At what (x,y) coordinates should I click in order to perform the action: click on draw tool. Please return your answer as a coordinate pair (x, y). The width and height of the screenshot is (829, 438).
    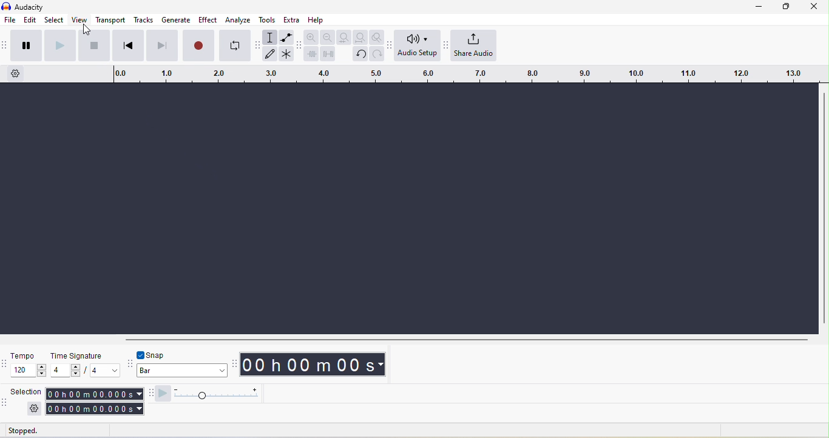
    Looking at the image, I should click on (269, 53).